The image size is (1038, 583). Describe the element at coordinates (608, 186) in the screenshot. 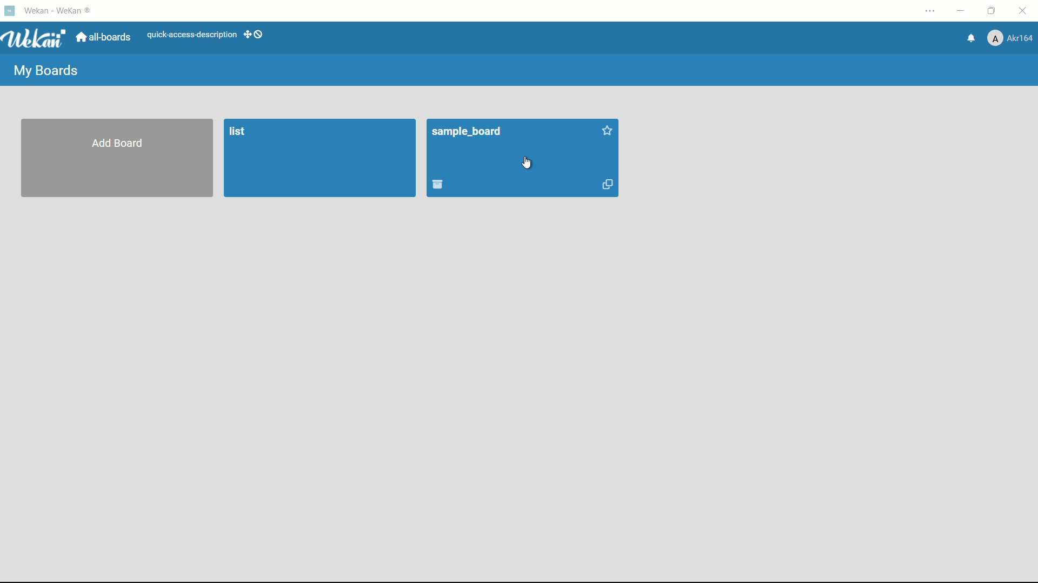

I see `duplicate board` at that location.